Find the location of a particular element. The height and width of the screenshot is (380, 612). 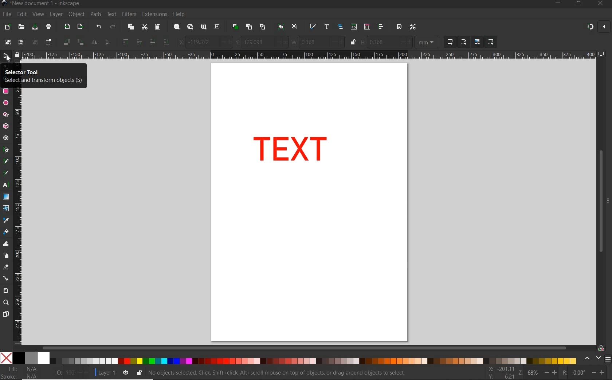

OPEN OBJECTS is located at coordinates (340, 27).